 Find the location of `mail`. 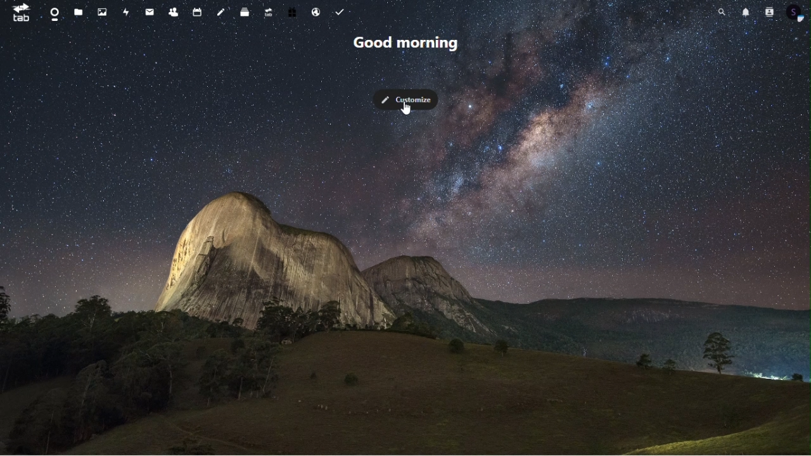

mail is located at coordinates (148, 13).